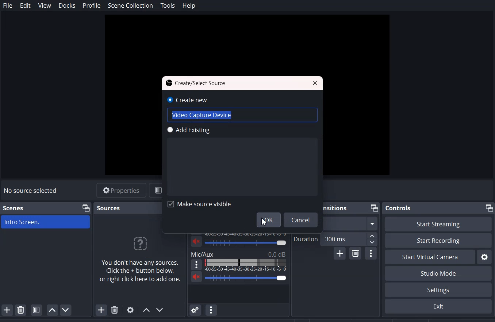  Describe the element at coordinates (196, 83) in the screenshot. I see `Create/Select source` at that location.